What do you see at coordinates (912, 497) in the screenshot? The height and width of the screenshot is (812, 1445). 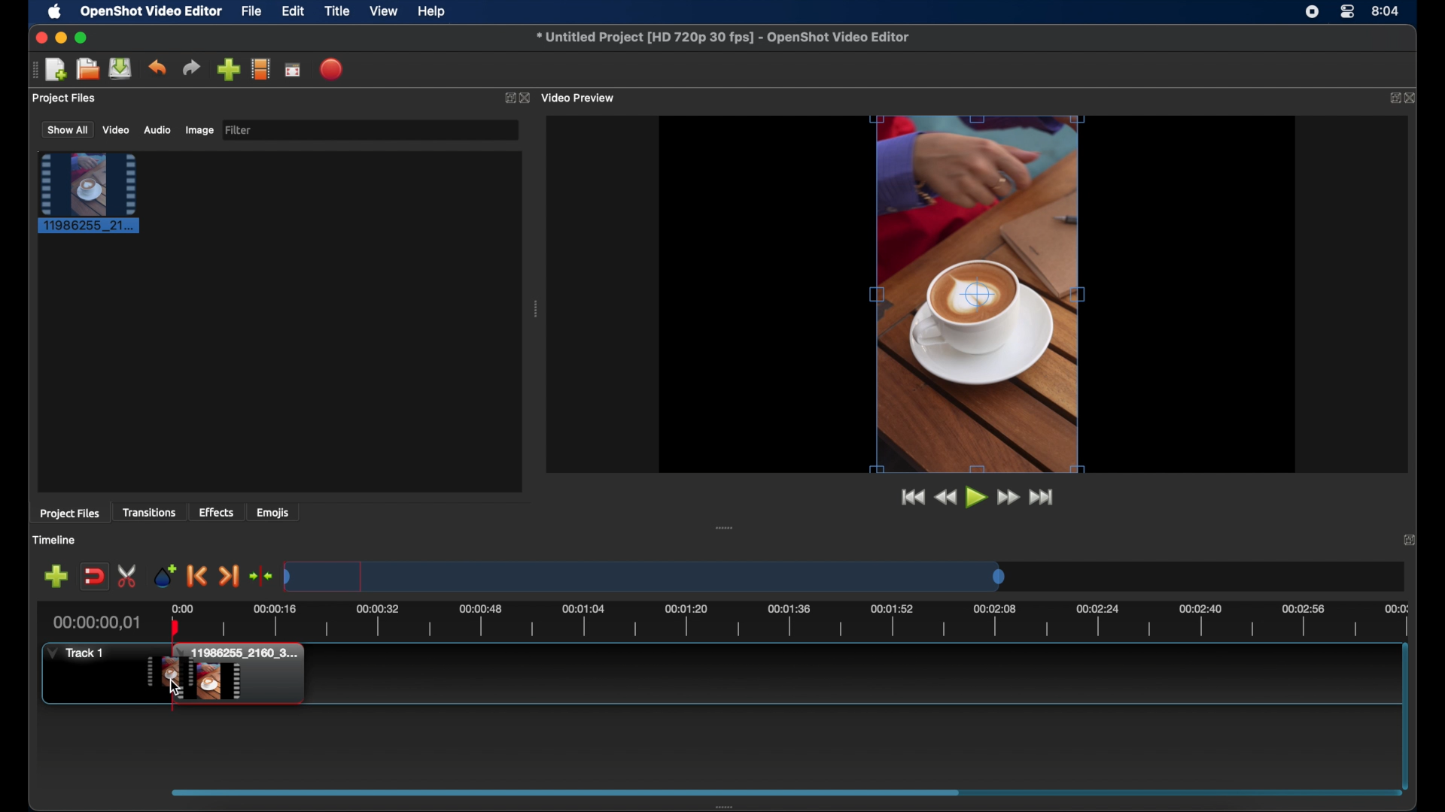 I see `jump to start` at bounding box center [912, 497].